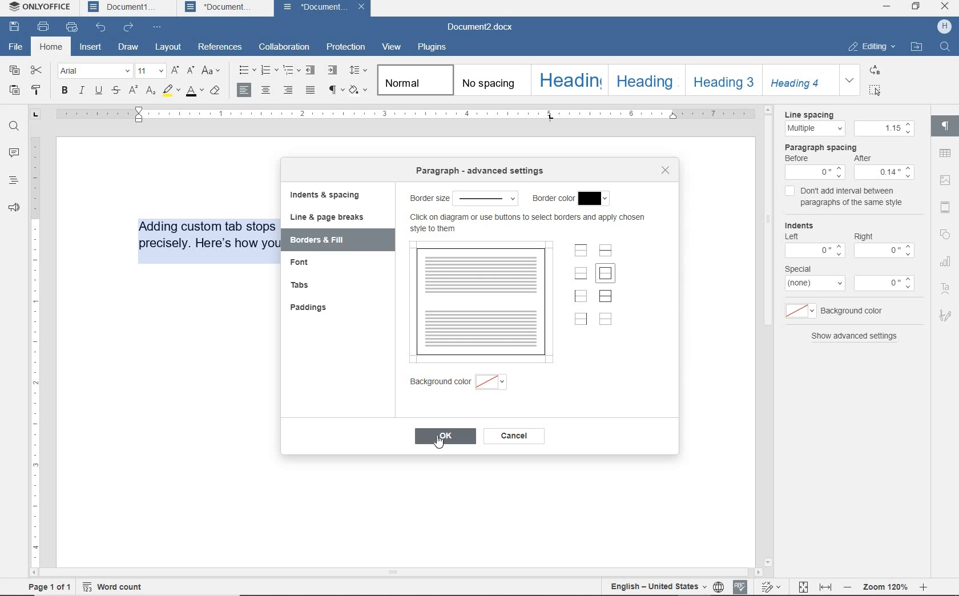 This screenshot has width=959, height=596. What do you see at coordinates (151, 71) in the screenshot?
I see `font size` at bounding box center [151, 71].